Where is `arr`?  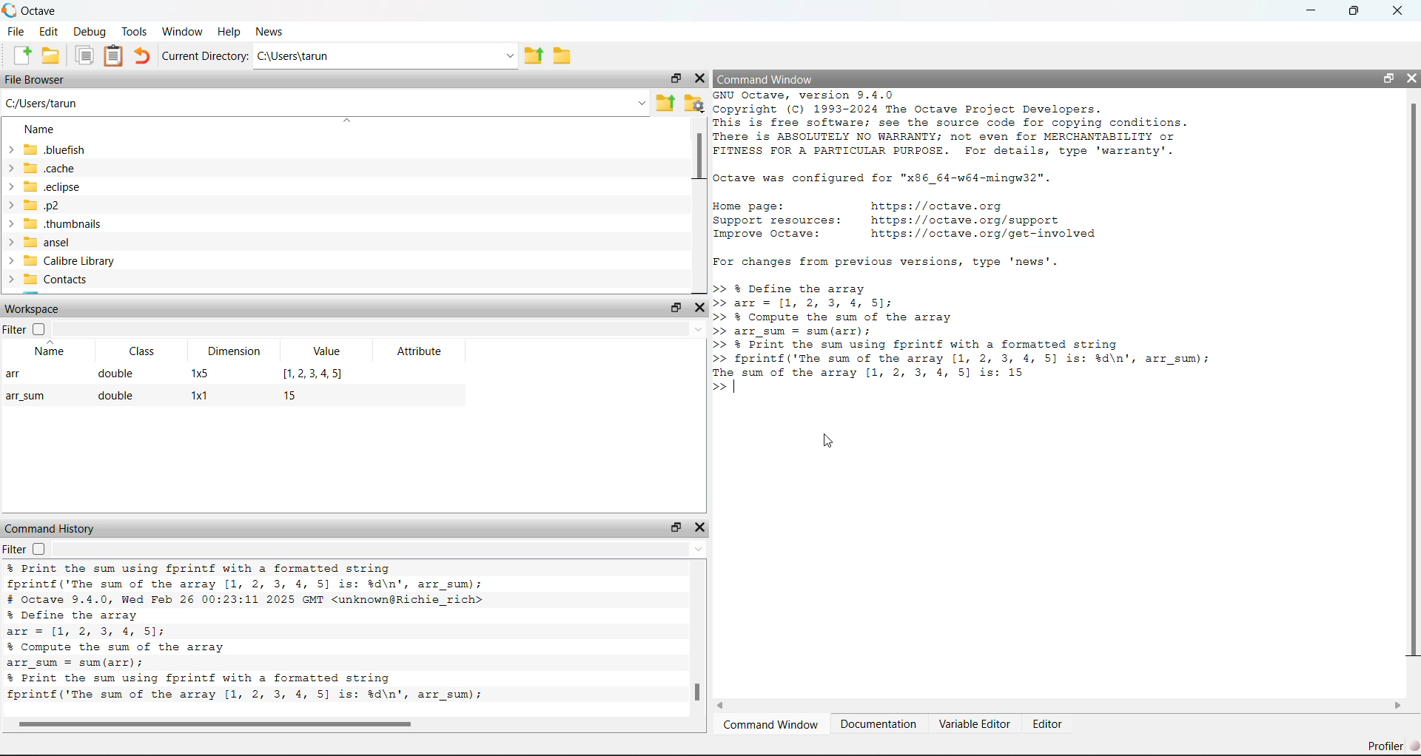
arr is located at coordinates (18, 374).